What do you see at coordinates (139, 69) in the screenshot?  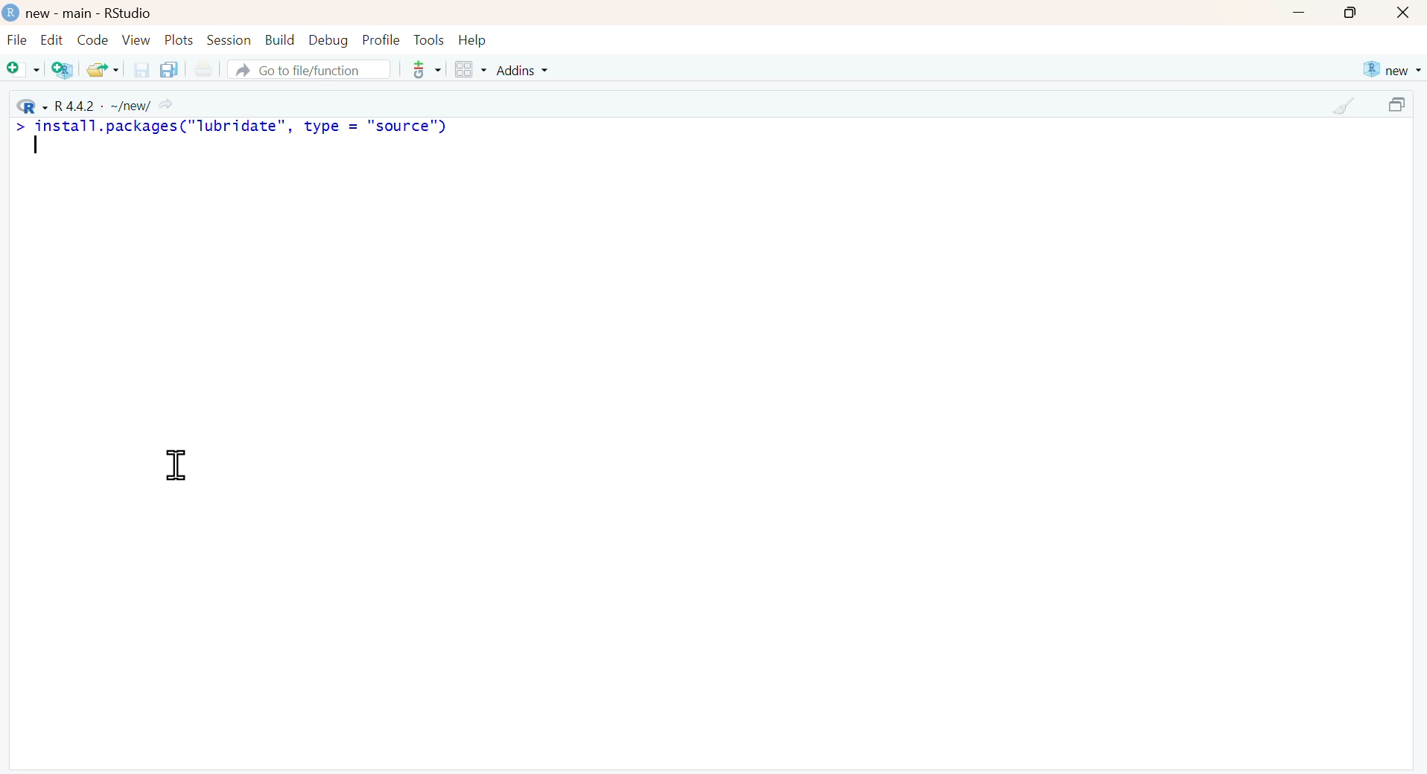 I see `save the current document` at bounding box center [139, 69].